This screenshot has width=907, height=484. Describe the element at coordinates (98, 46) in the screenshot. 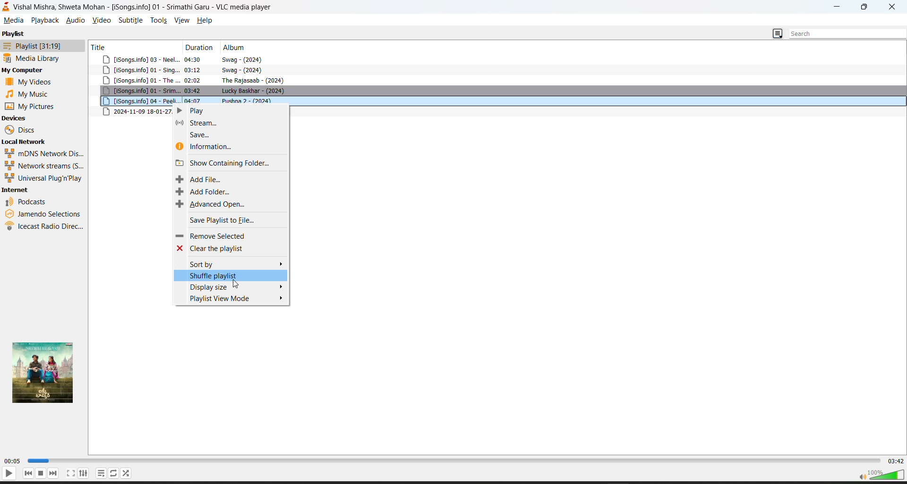

I see `title` at that location.